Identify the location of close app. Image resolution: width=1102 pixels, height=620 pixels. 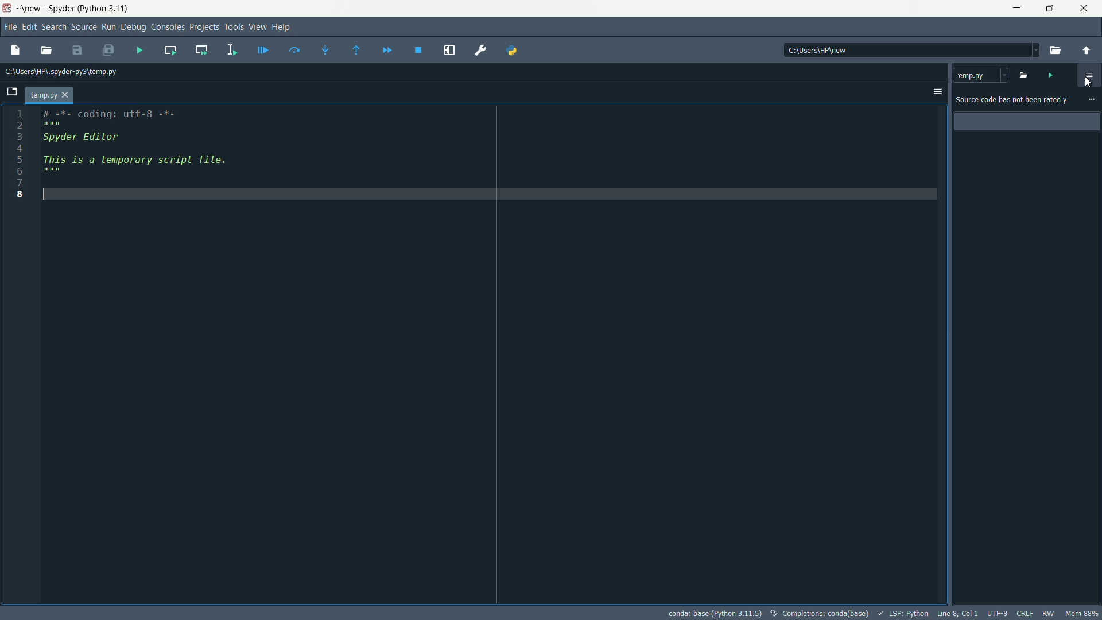
(1085, 9).